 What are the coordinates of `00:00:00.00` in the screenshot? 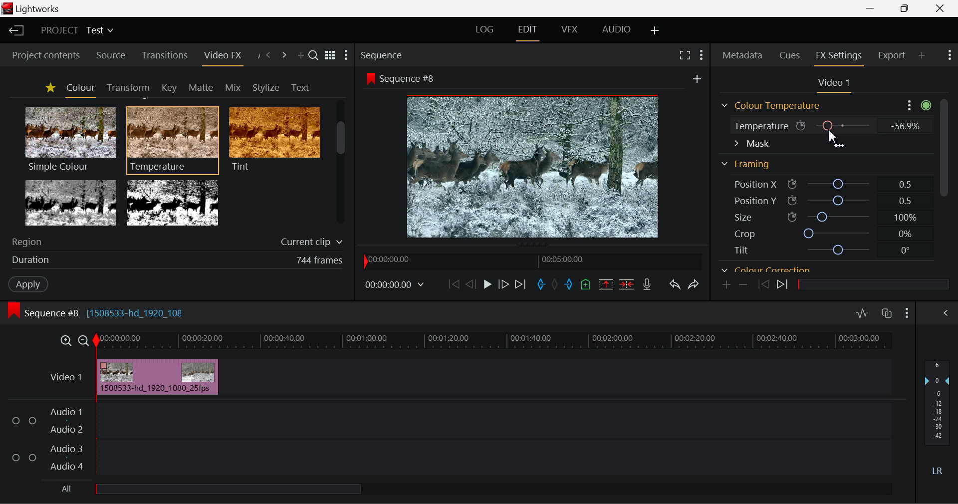 It's located at (391, 260).